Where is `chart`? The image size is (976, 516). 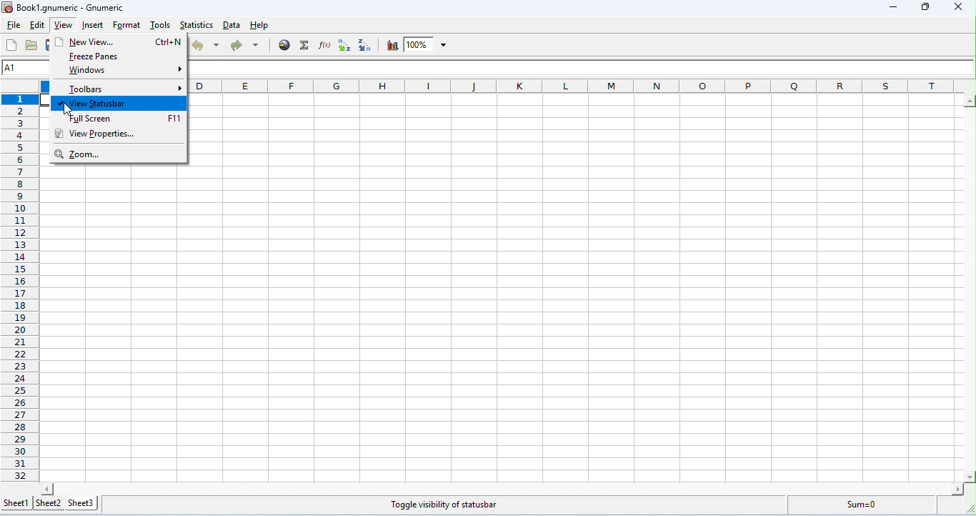
chart is located at coordinates (390, 45).